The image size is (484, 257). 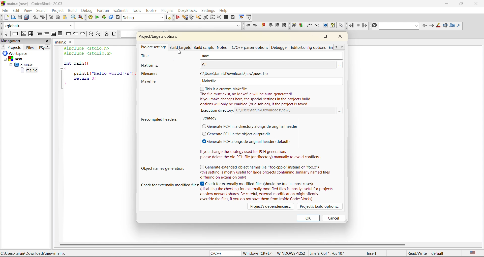 What do you see at coordinates (73, 17) in the screenshot?
I see `find` at bounding box center [73, 17].